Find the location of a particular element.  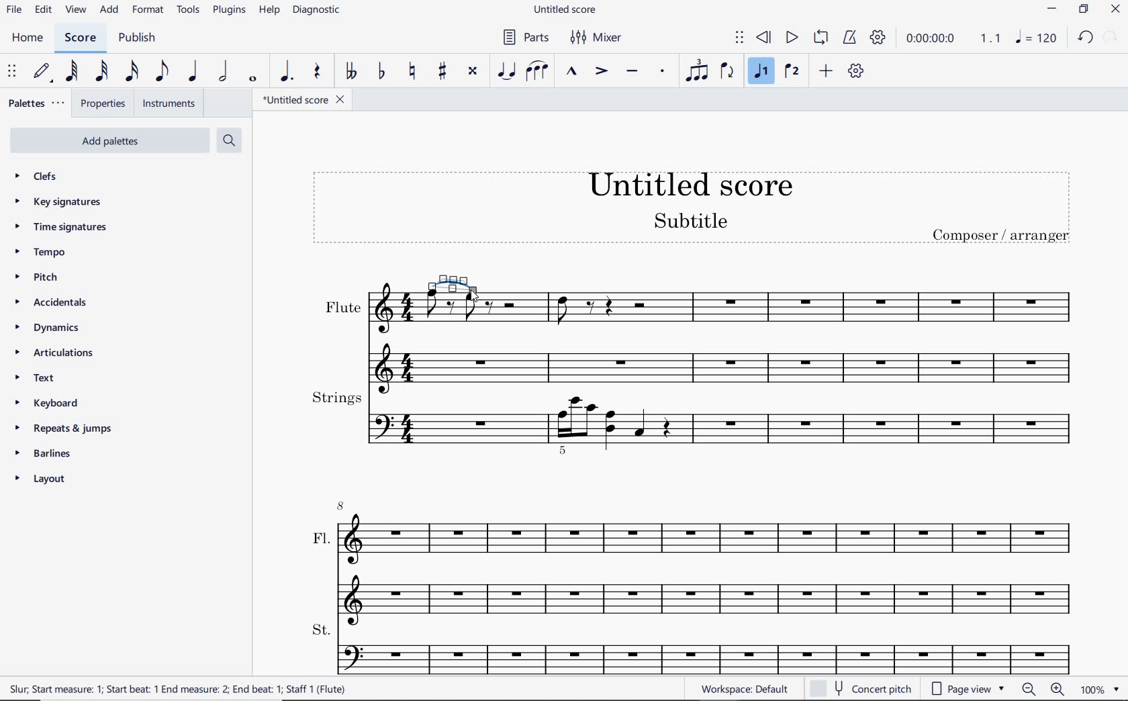

REST is located at coordinates (318, 72).